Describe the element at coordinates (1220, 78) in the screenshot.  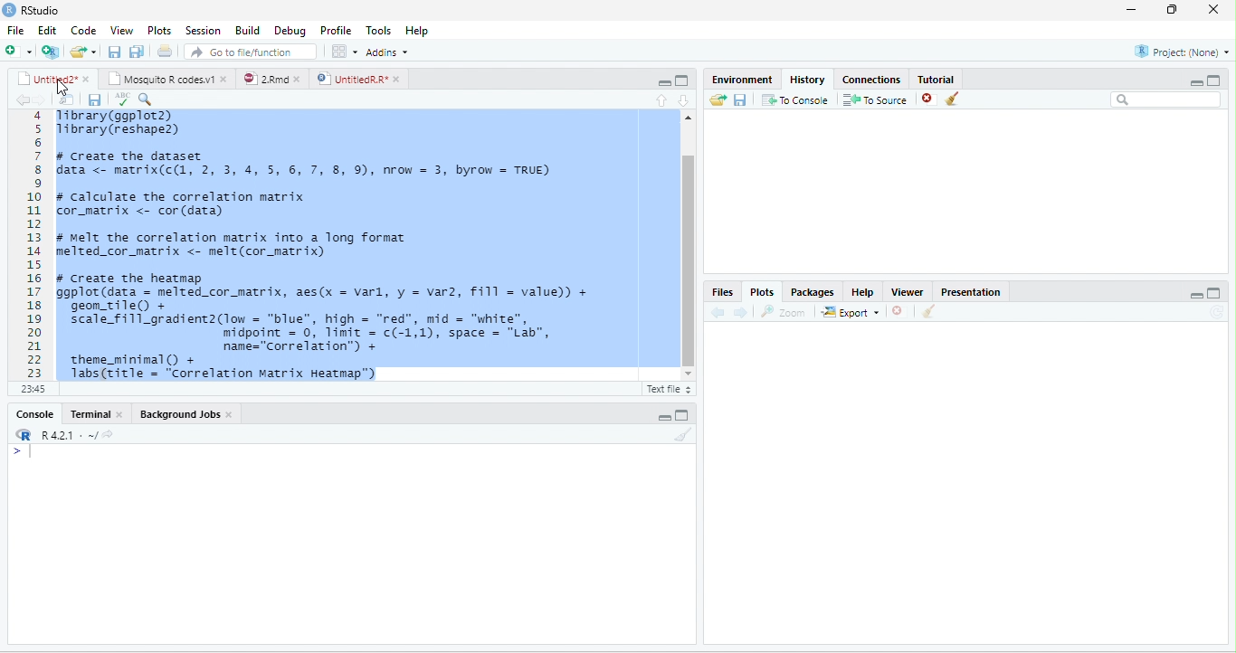
I see `aximize ` at that location.